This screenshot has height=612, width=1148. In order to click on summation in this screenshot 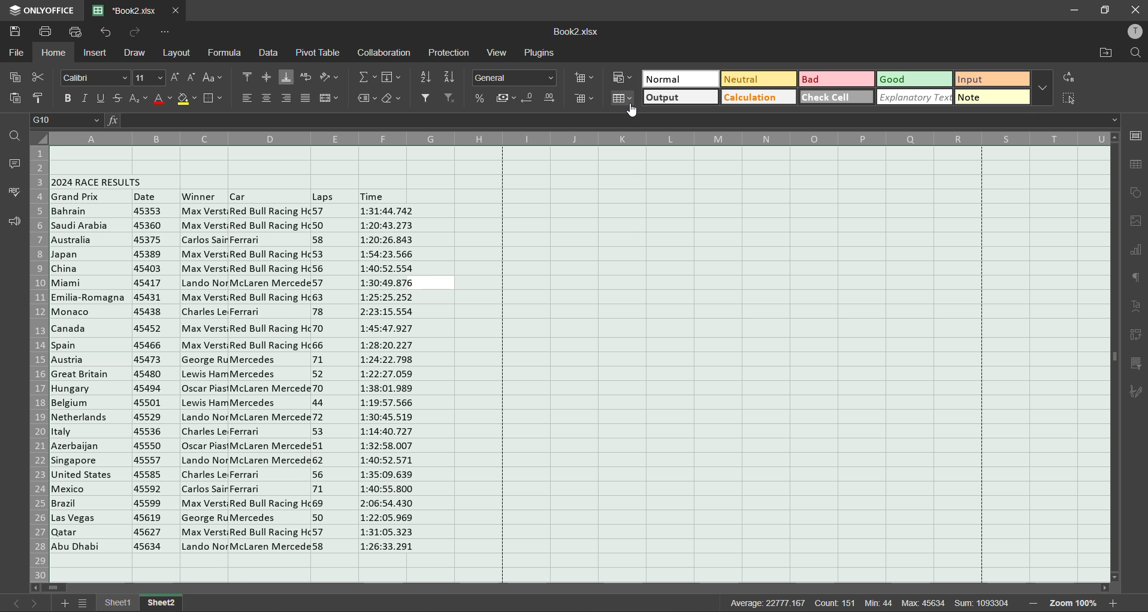, I will do `click(367, 77)`.